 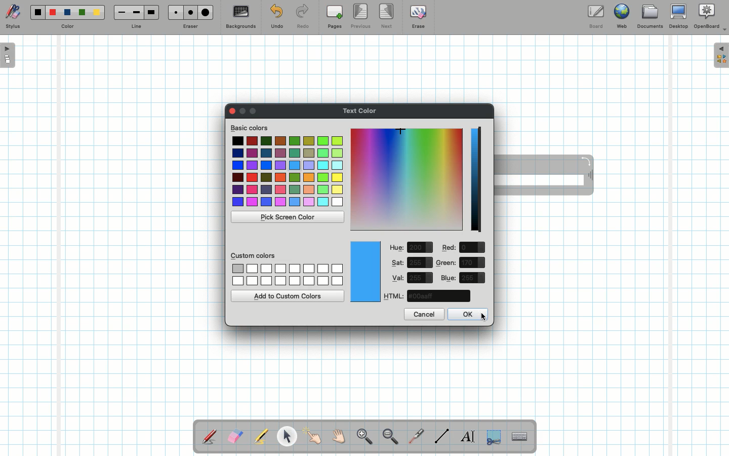 I want to click on value, so click(x=420, y=262).